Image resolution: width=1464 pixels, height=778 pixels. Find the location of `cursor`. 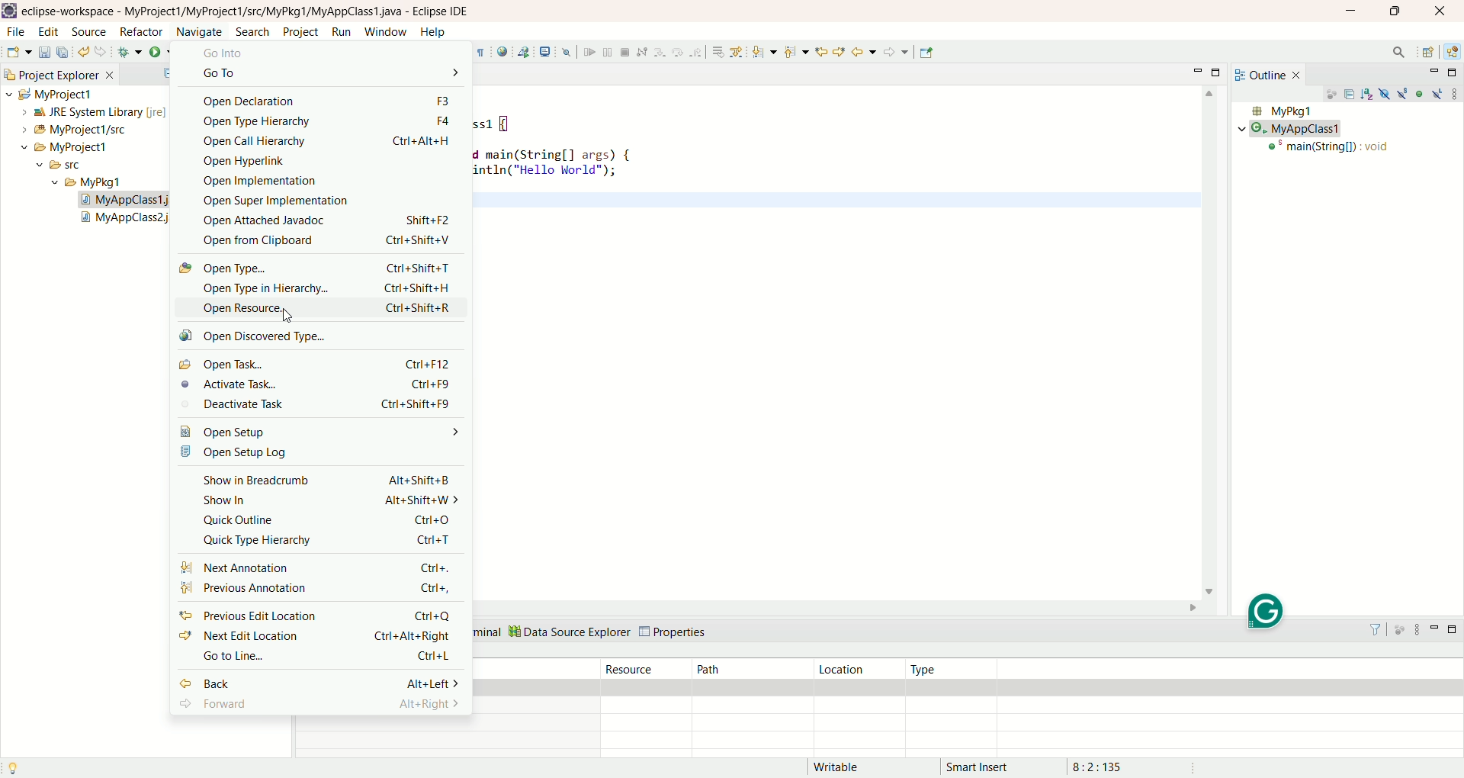

cursor is located at coordinates (283, 317).